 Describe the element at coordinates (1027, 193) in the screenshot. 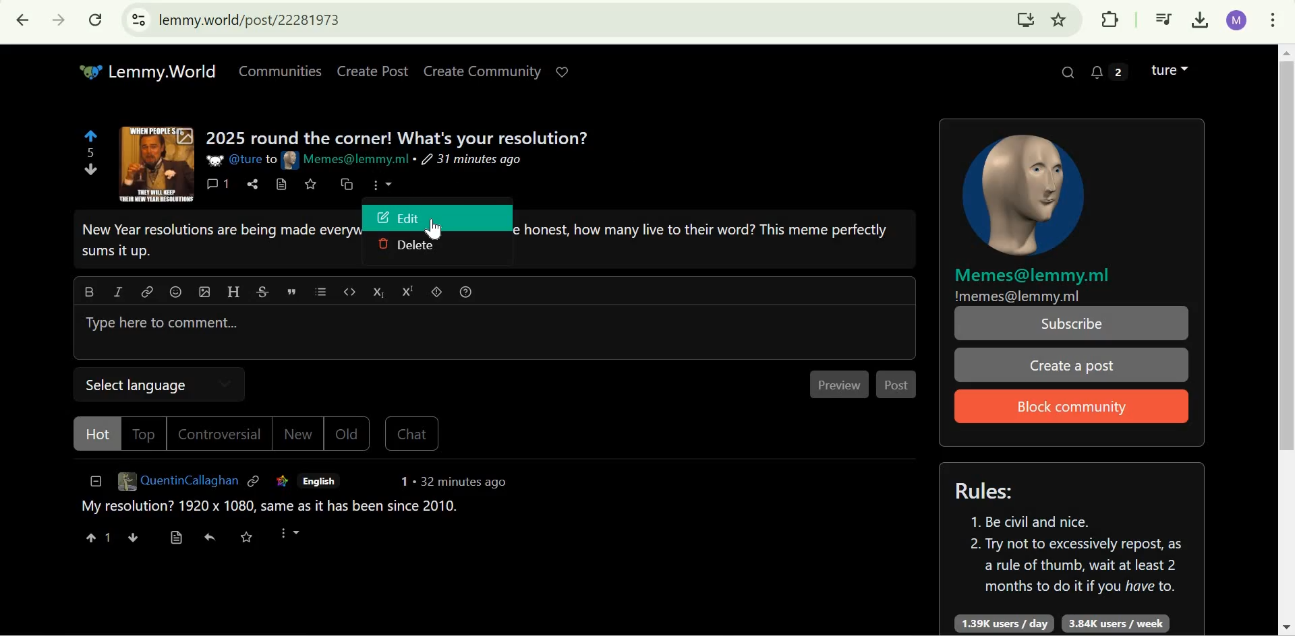

I see `community icon` at that location.